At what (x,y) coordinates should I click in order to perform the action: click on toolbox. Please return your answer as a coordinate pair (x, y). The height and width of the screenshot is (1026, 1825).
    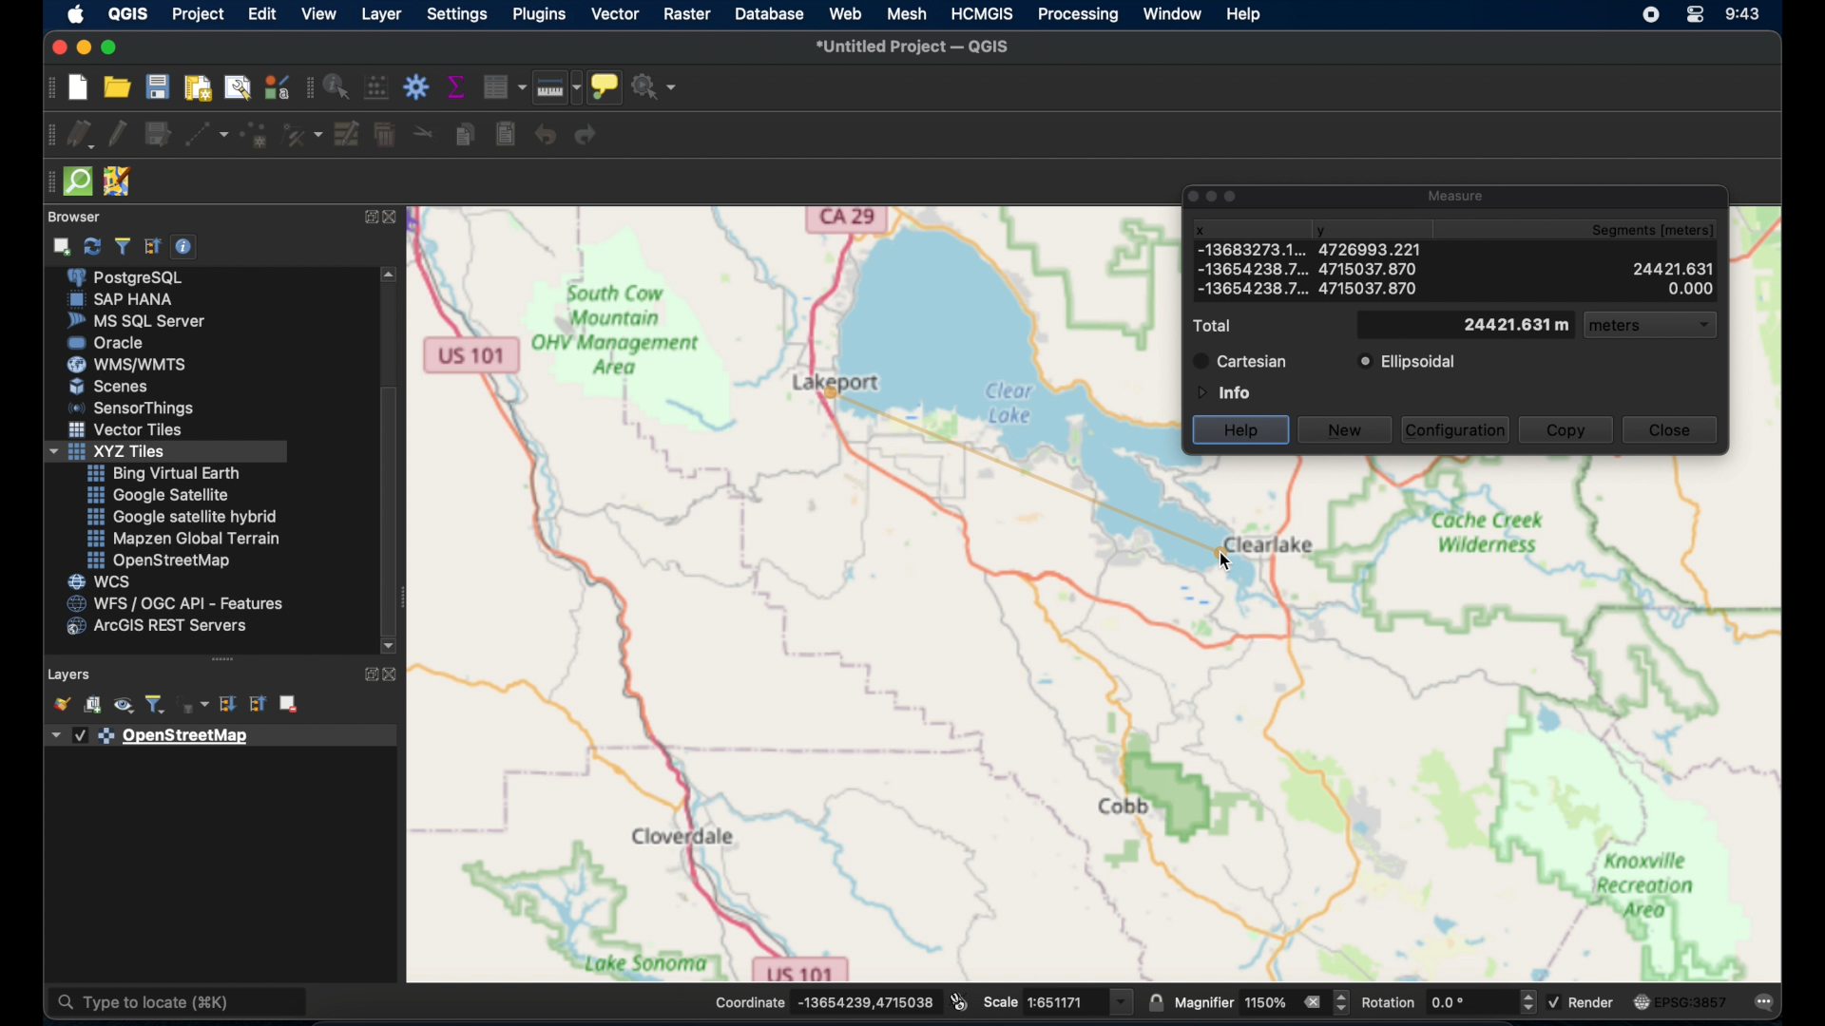
    Looking at the image, I should click on (415, 86).